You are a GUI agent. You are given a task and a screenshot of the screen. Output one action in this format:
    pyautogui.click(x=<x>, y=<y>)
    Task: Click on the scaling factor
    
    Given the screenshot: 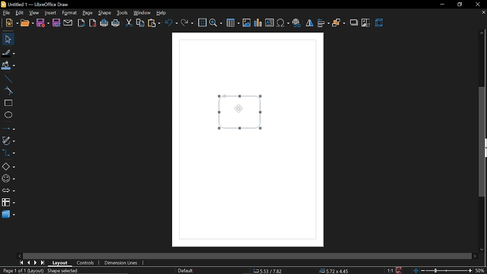 What is the action you would take?
    pyautogui.click(x=390, y=270)
    